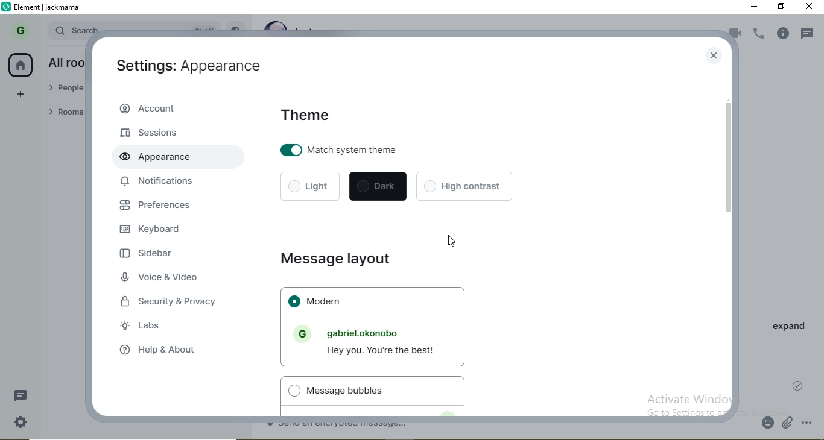 The image size is (824, 440). Describe the element at coordinates (159, 181) in the screenshot. I see `notifications` at that location.